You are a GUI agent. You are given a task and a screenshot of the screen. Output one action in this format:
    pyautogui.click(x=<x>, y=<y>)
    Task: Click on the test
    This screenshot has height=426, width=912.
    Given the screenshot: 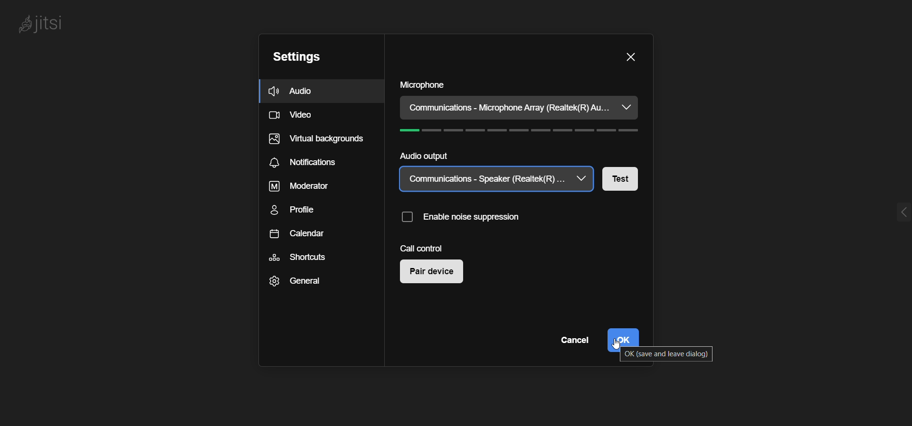 What is the action you would take?
    pyautogui.click(x=627, y=179)
    